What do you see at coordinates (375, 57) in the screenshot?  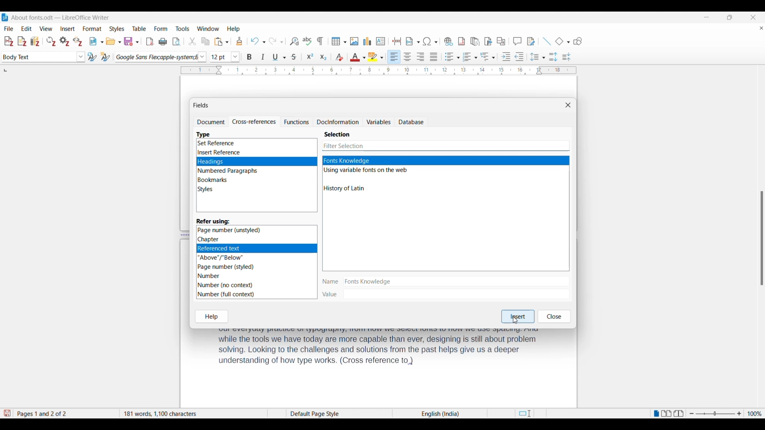 I see `Highlight color options` at bounding box center [375, 57].